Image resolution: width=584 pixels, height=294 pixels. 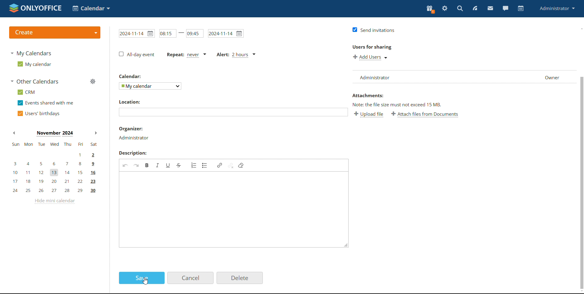 I want to click on other calendars, so click(x=34, y=81).